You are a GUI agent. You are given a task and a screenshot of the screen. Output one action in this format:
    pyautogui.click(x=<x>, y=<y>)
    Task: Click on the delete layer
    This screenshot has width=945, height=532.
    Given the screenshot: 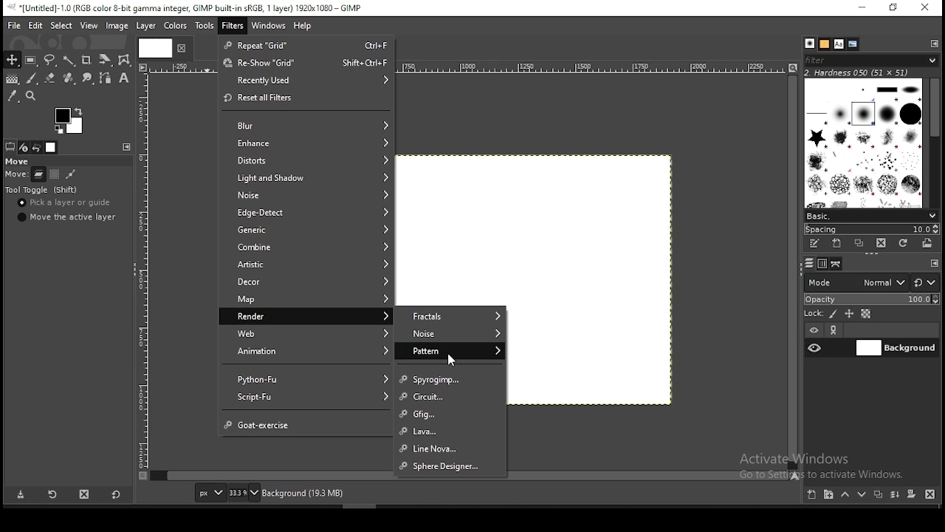 What is the action you would take?
    pyautogui.click(x=929, y=495)
    